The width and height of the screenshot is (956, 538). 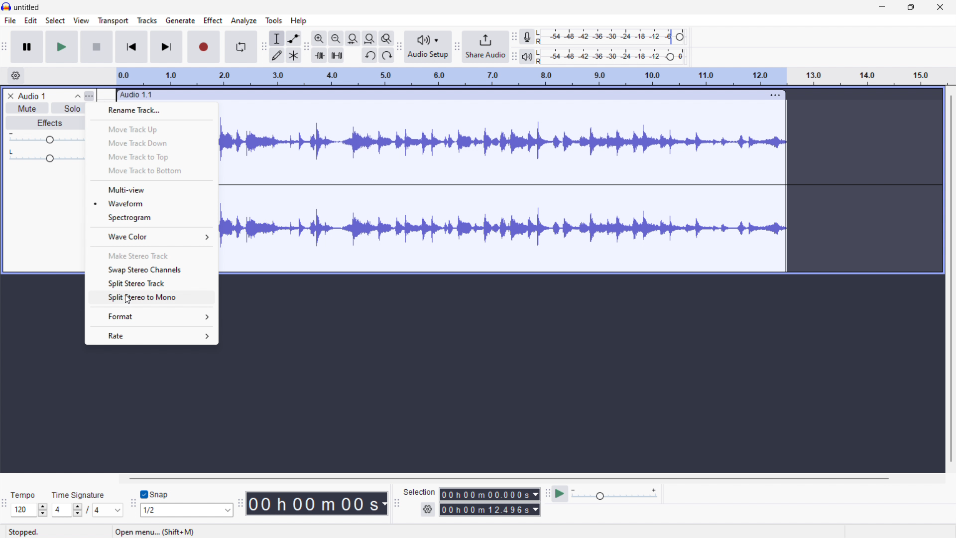 I want to click on fit project to width, so click(x=369, y=38).